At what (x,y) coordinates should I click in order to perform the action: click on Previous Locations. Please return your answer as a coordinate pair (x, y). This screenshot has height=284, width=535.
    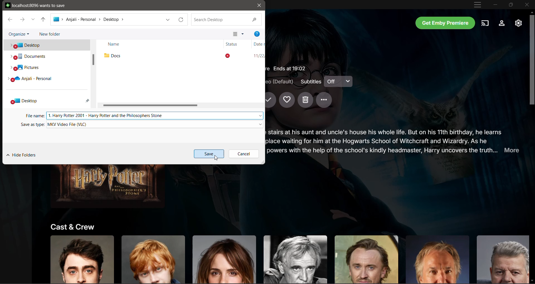
    Looking at the image, I should click on (168, 20).